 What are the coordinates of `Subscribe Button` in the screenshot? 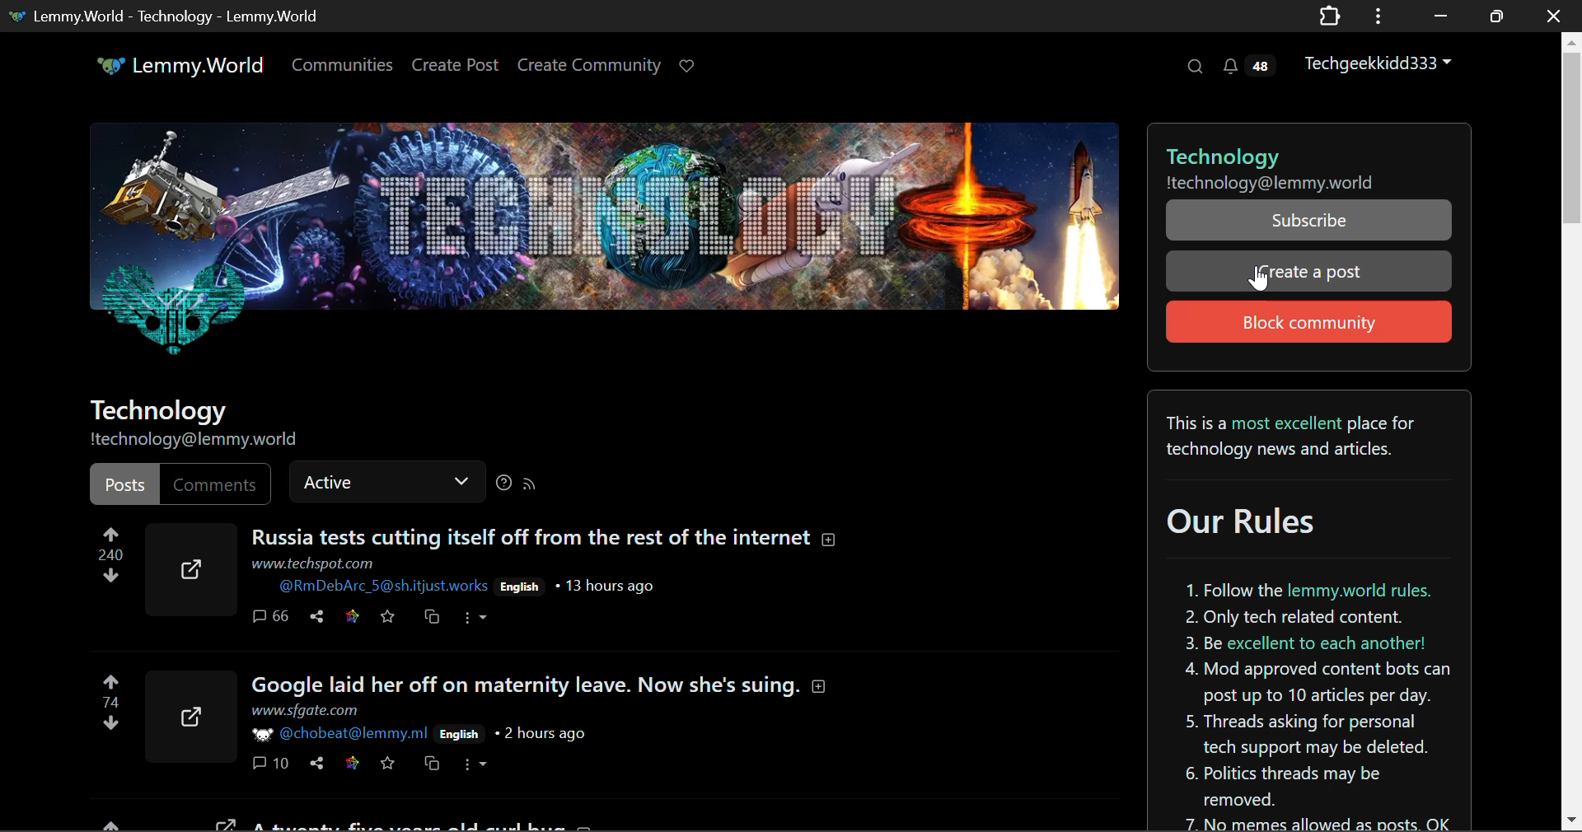 It's located at (1307, 220).